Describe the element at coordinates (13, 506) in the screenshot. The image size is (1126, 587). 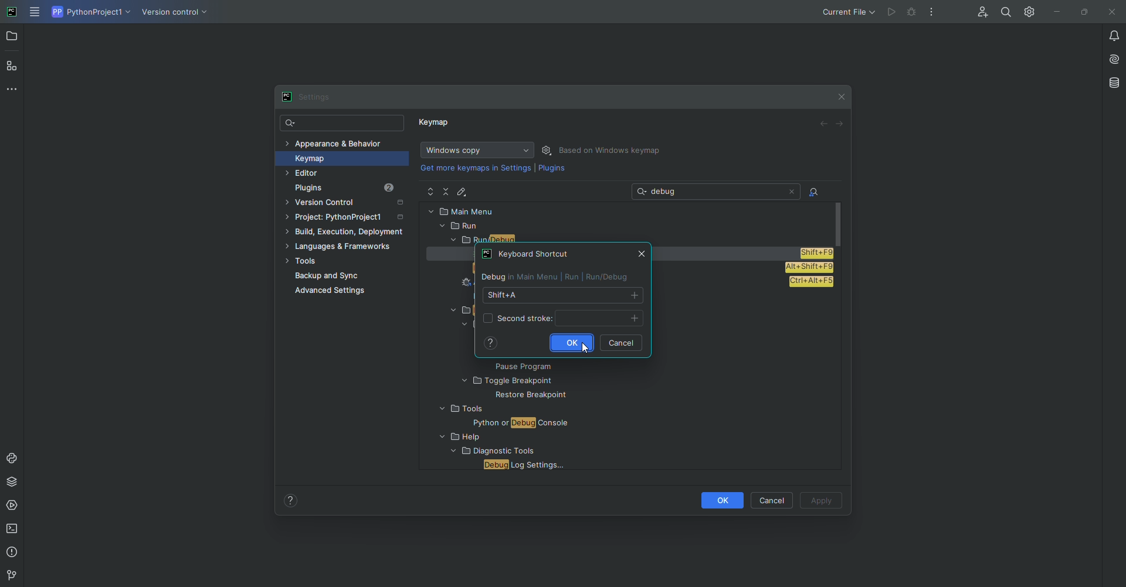
I see `Services` at that location.